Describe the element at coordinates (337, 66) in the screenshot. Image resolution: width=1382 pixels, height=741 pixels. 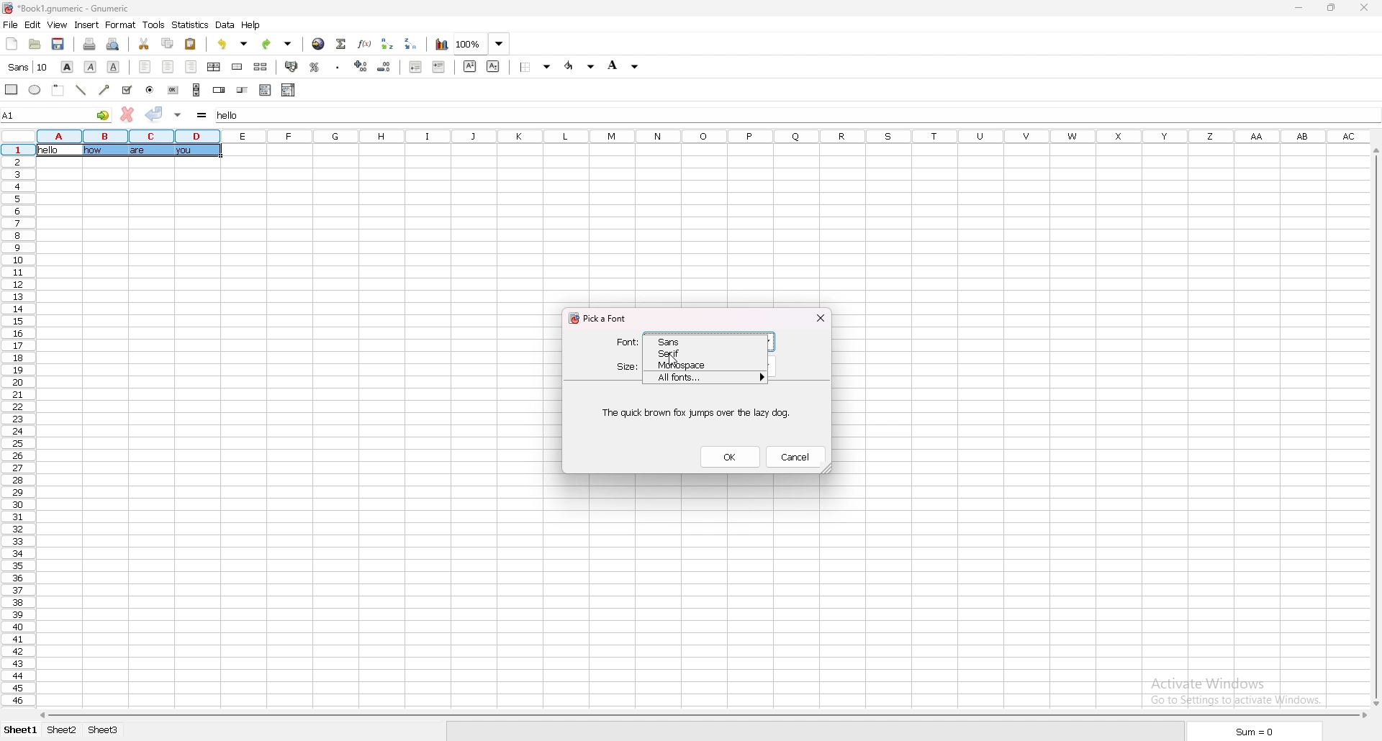
I see `thousand separator` at that location.